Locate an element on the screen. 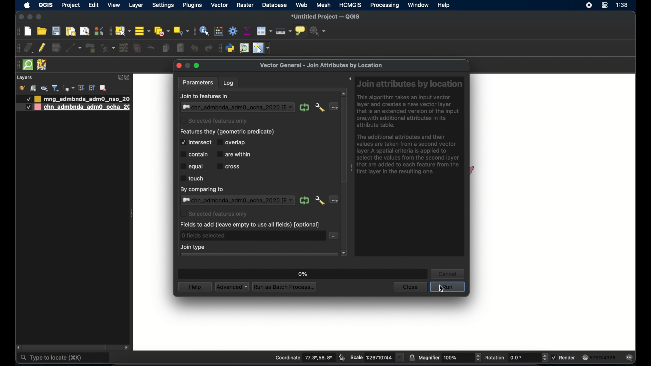  select by location is located at coordinates (181, 31).